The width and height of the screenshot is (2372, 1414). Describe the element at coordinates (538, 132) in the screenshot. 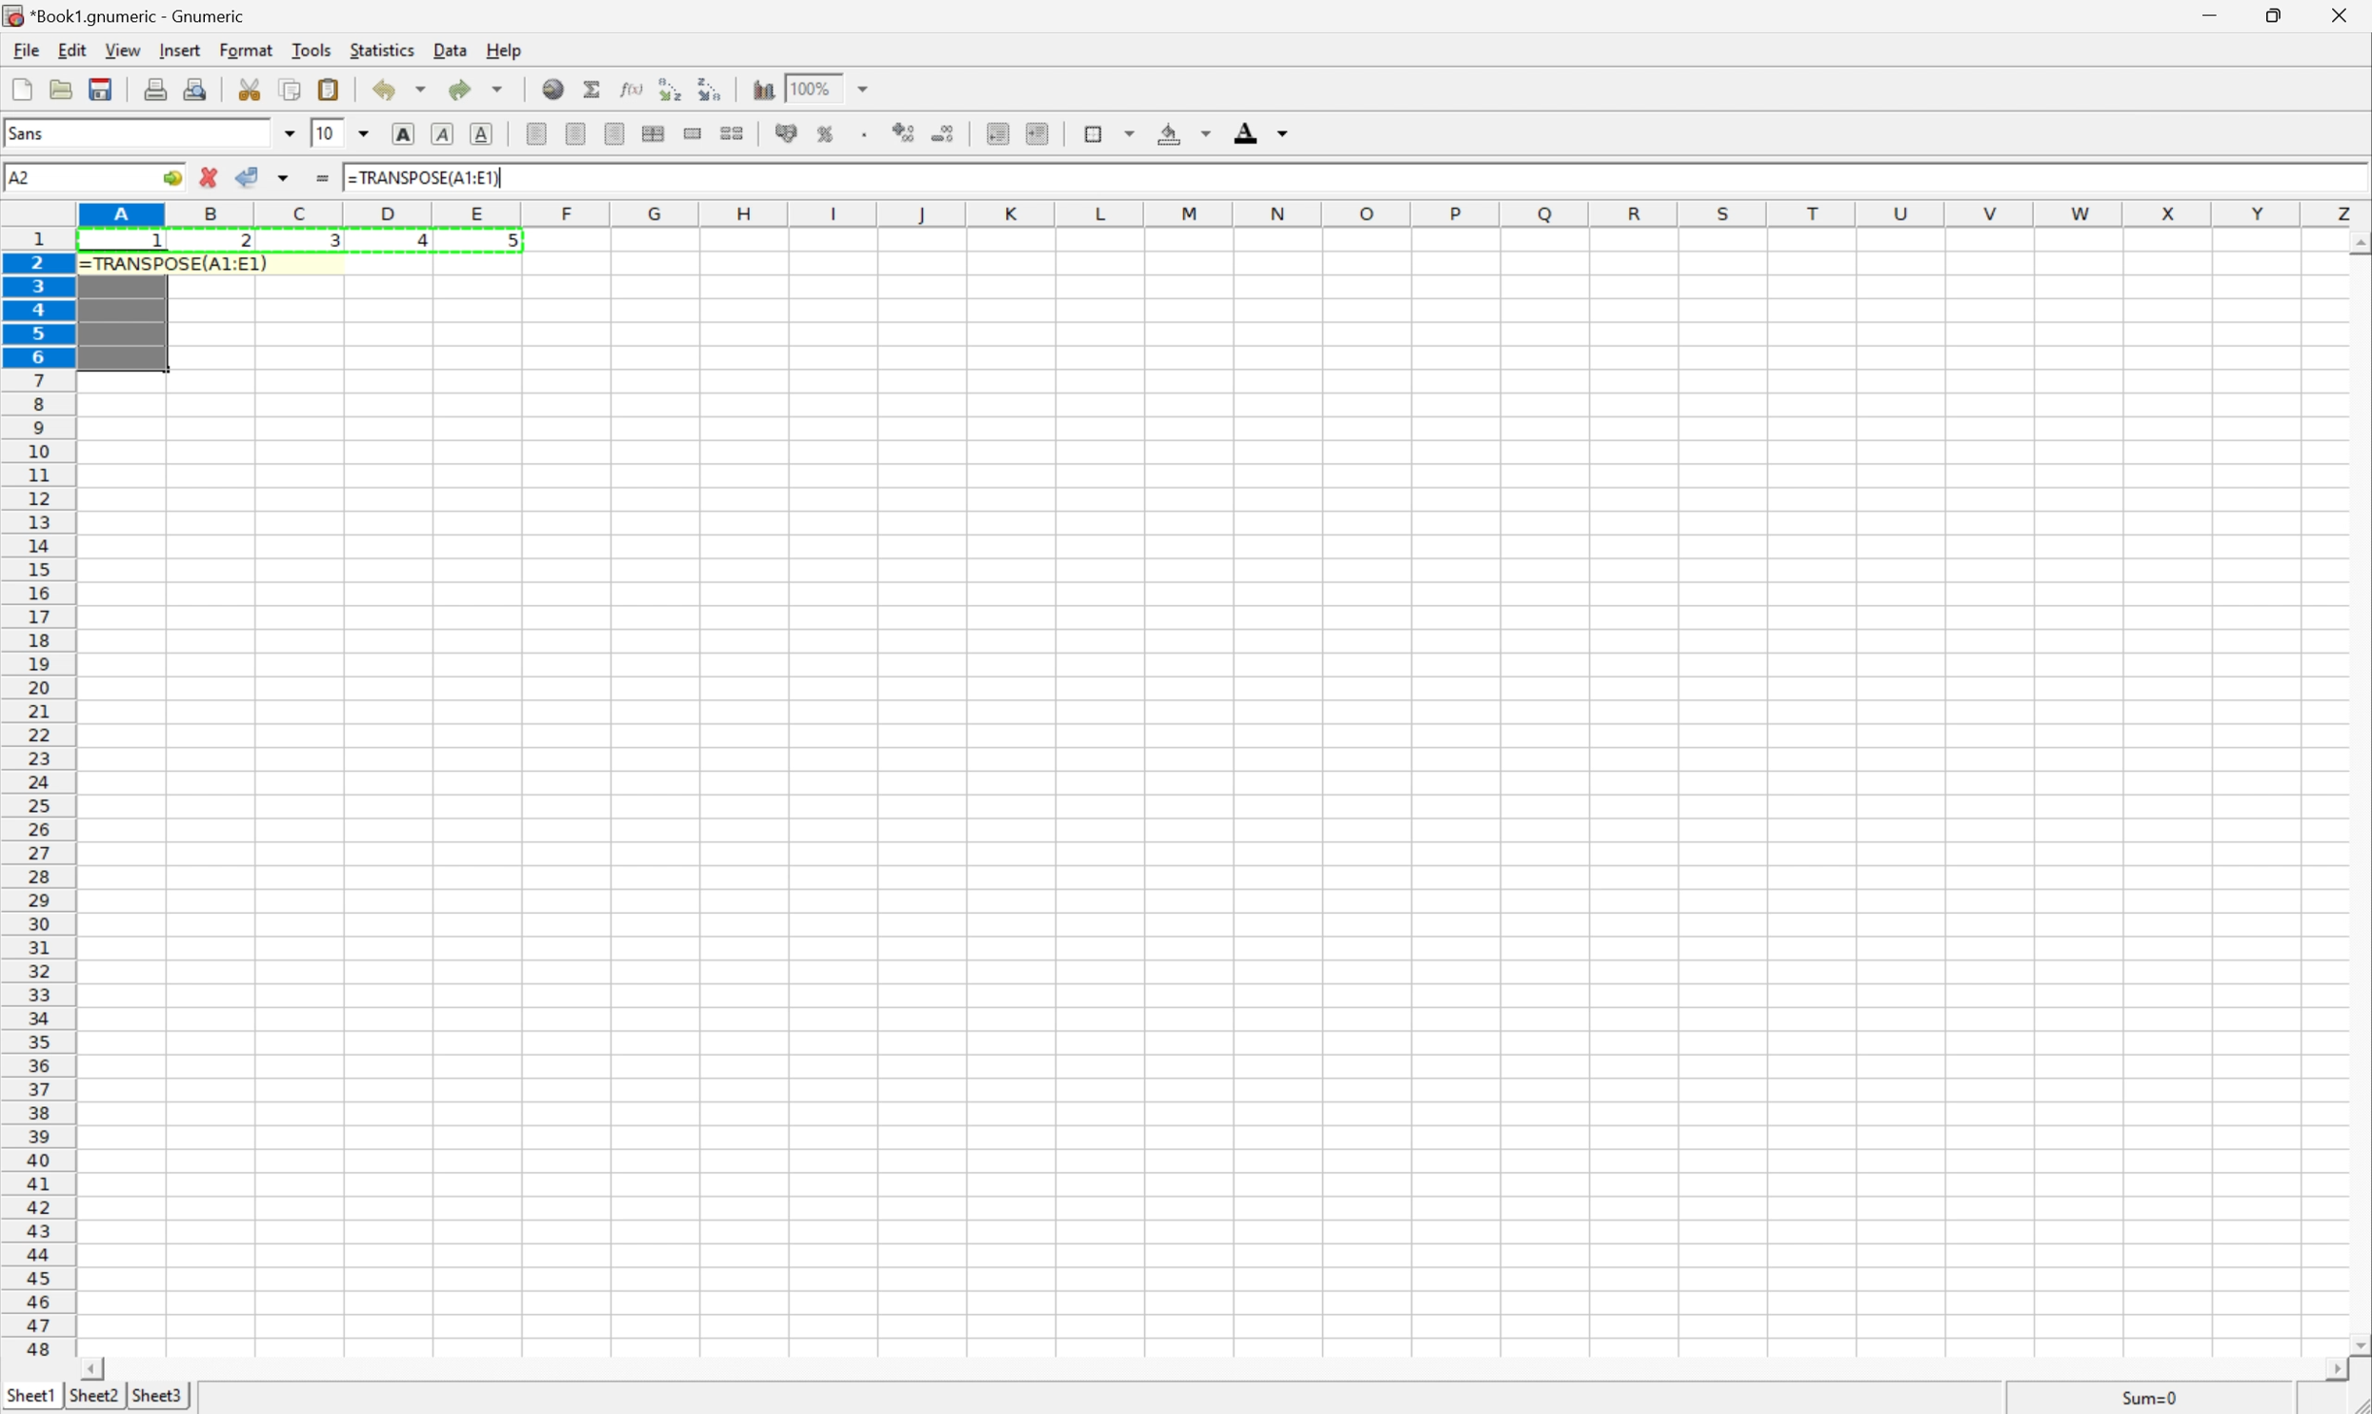

I see `align left` at that location.